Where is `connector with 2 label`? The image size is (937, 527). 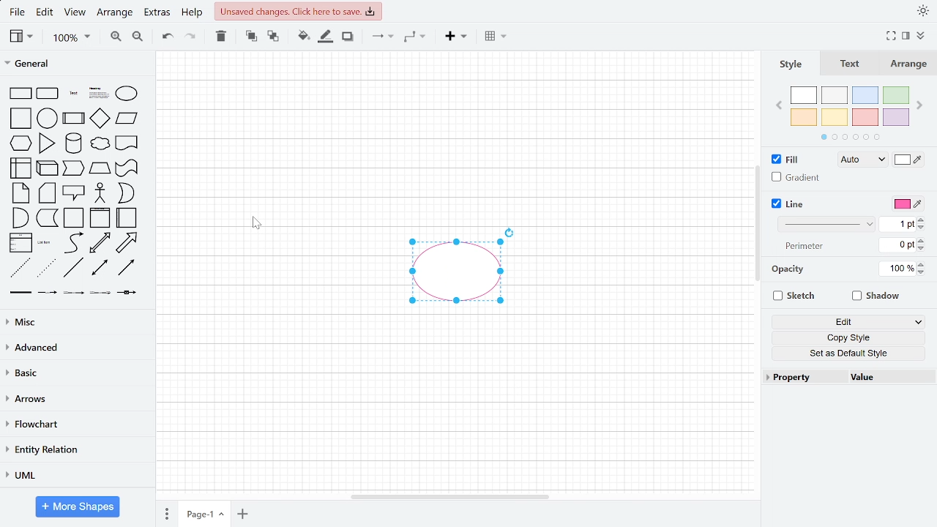
connector with 2 label is located at coordinates (74, 294).